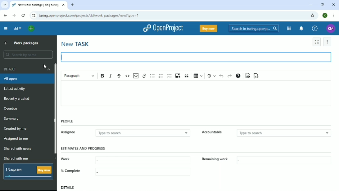 The height and width of the screenshot is (191, 339). Describe the element at coordinates (313, 16) in the screenshot. I see `Bookmark this tab` at that location.